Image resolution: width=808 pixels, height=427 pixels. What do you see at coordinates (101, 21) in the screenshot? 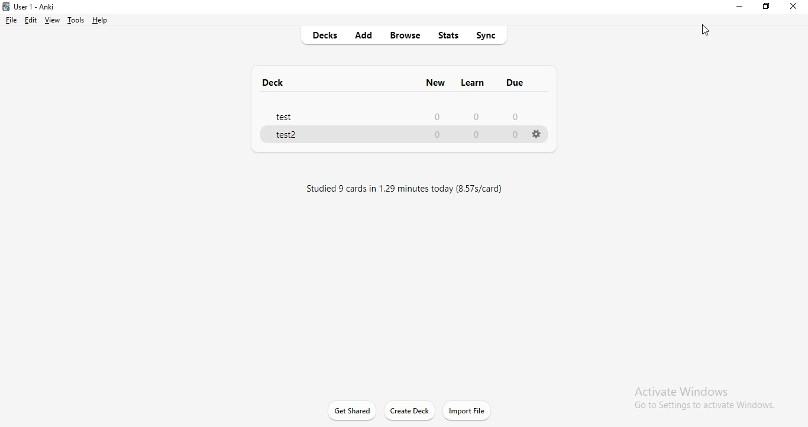
I see `help` at bounding box center [101, 21].